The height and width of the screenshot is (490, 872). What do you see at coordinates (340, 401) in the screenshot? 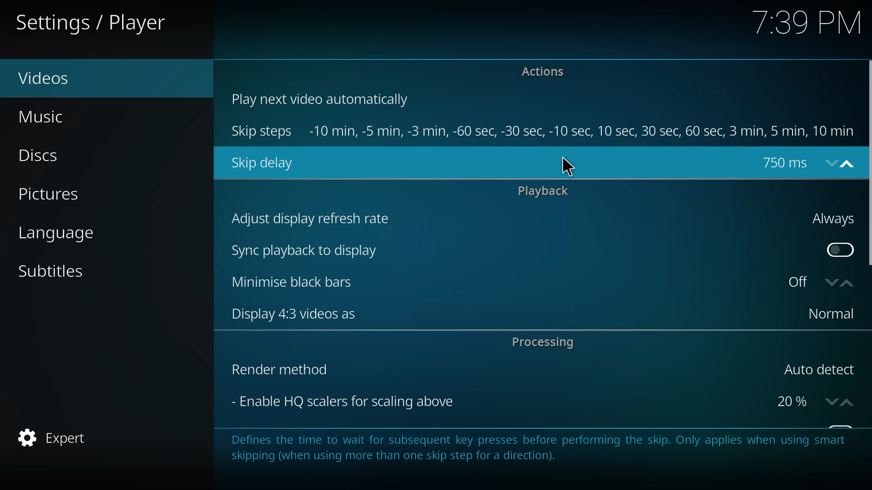
I see `enable hq scalers` at bounding box center [340, 401].